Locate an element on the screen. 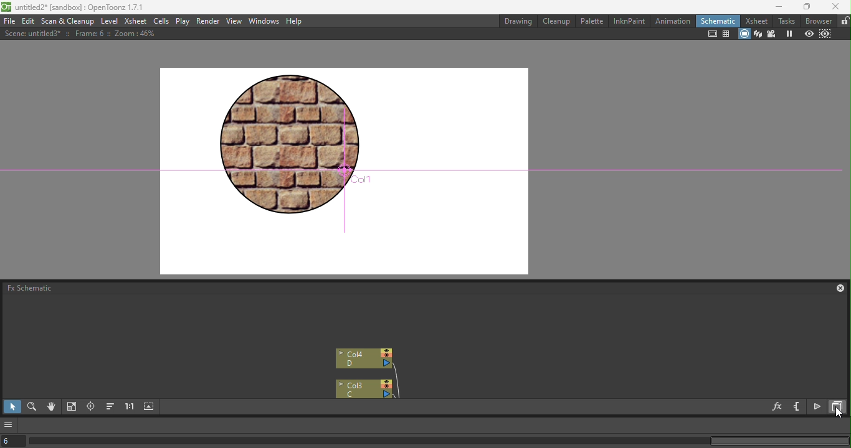  Fx schematic is located at coordinates (28, 287).